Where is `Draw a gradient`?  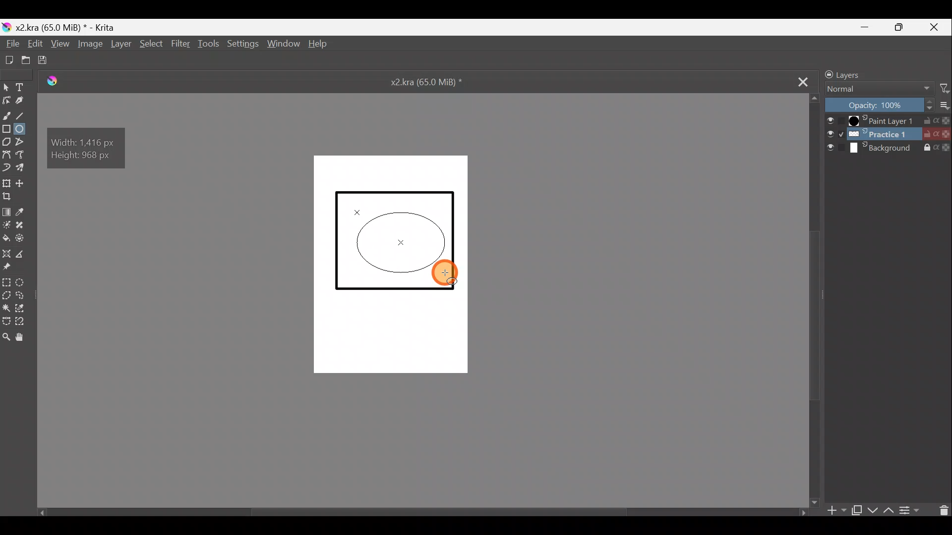
Draw a gradient is located at coordinates (7, 211).